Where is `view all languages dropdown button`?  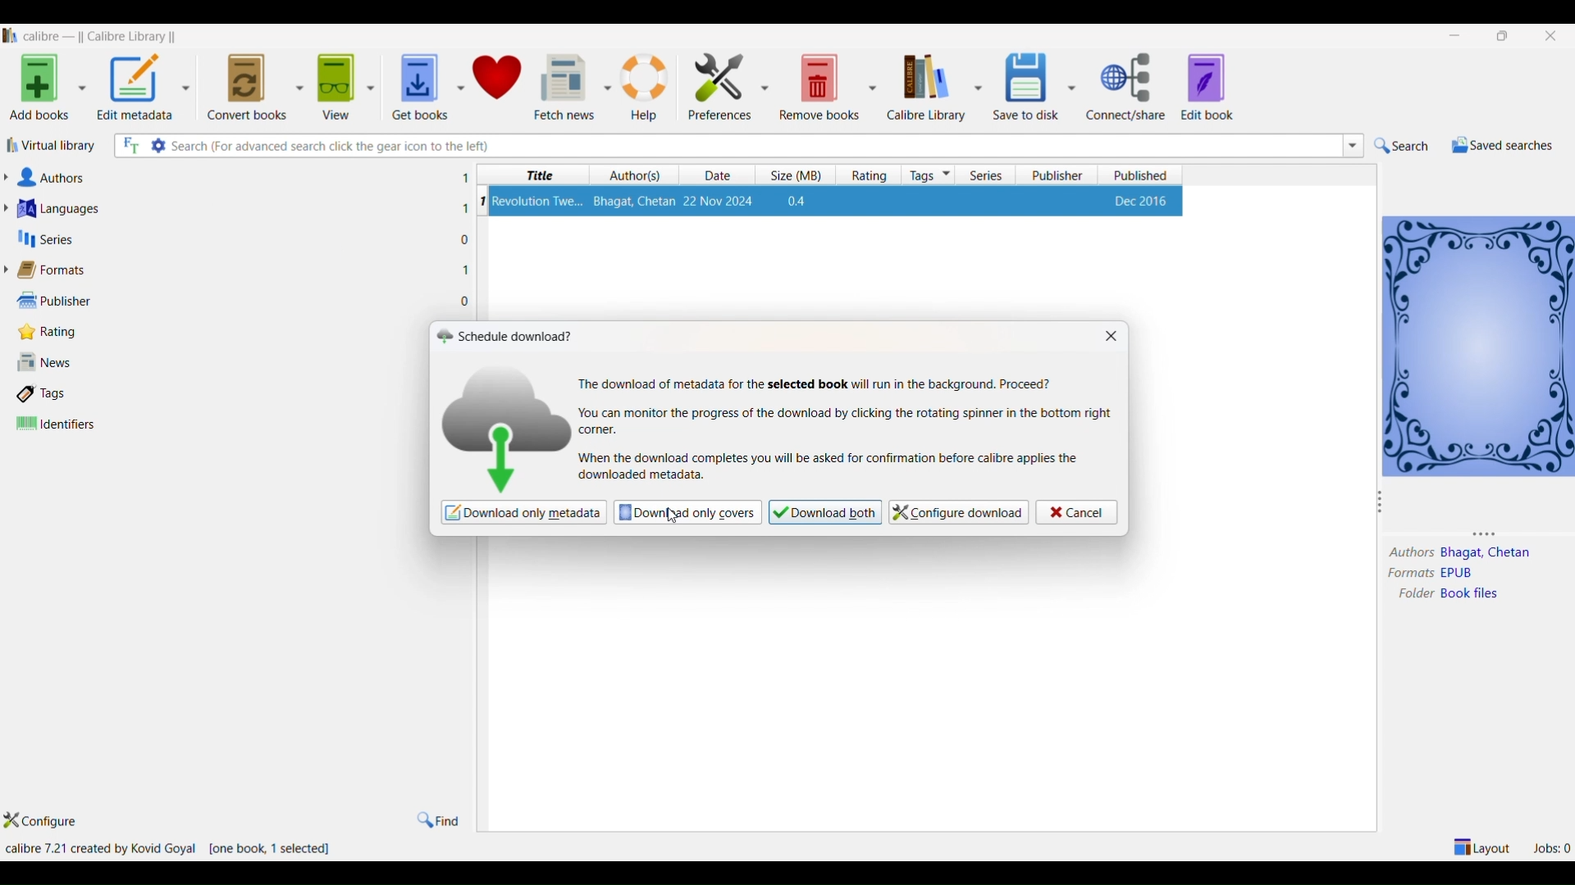
view all languages dropdown button is located at coordinates (11, 208).